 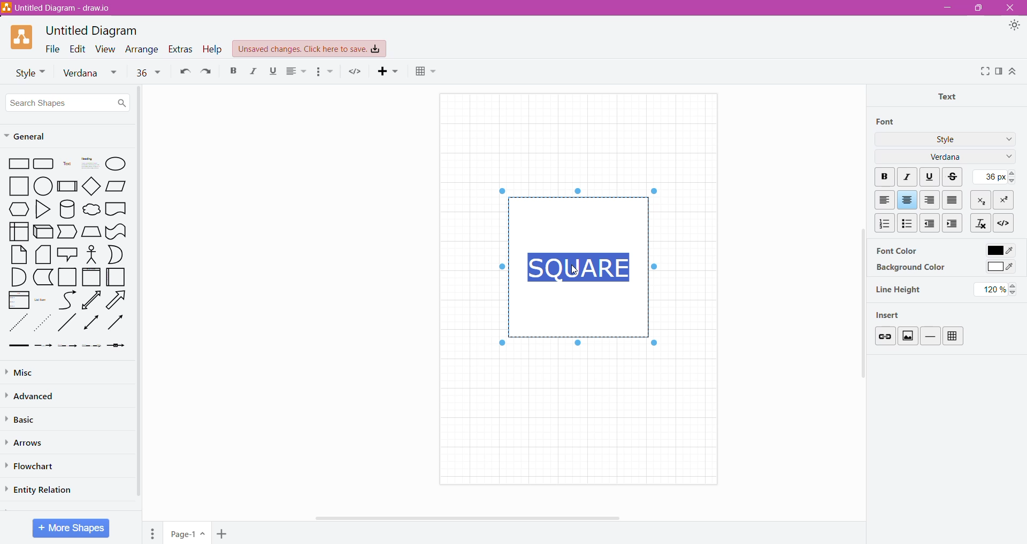 I want to click on Application Logo, so click(x=22, y=37).